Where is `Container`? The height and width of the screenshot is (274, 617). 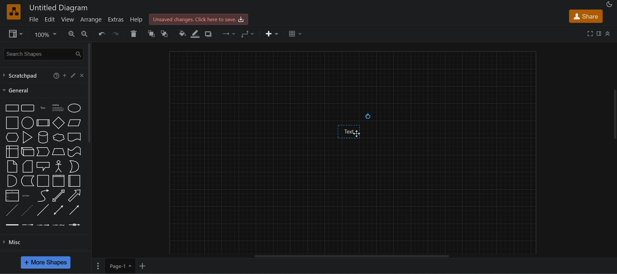 Container is located at coordinates (59, 181).